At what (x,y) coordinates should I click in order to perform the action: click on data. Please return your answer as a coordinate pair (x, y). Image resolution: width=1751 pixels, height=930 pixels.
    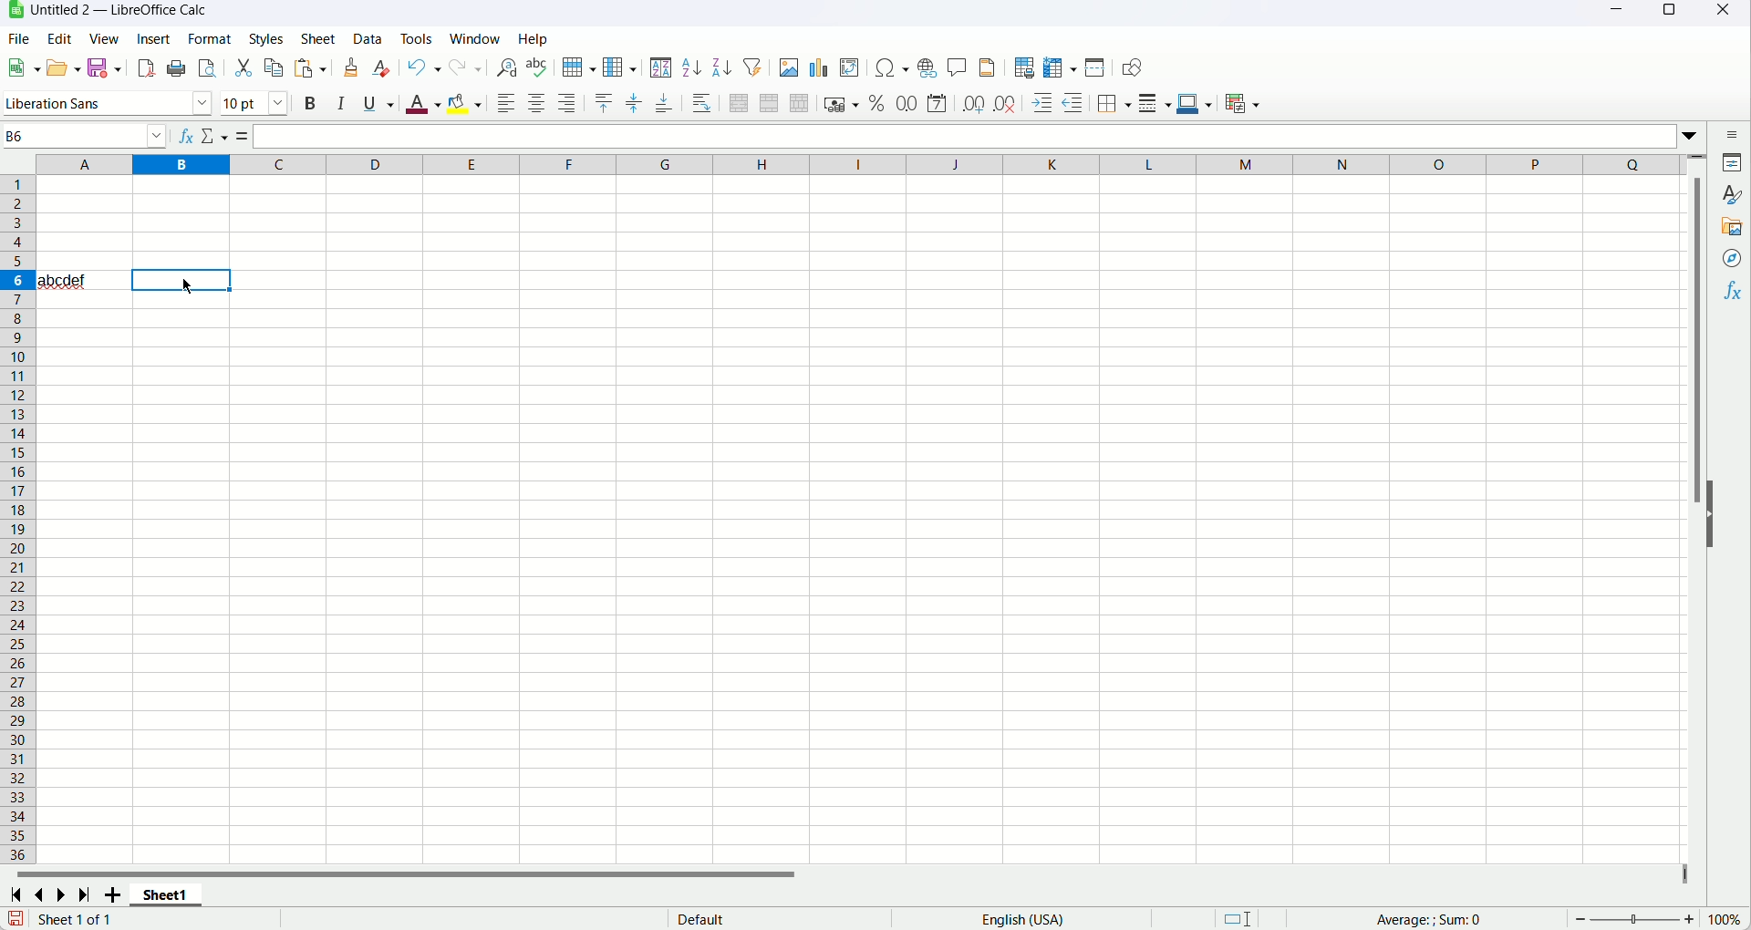
    Looking at the image, I should click on (368, 36).